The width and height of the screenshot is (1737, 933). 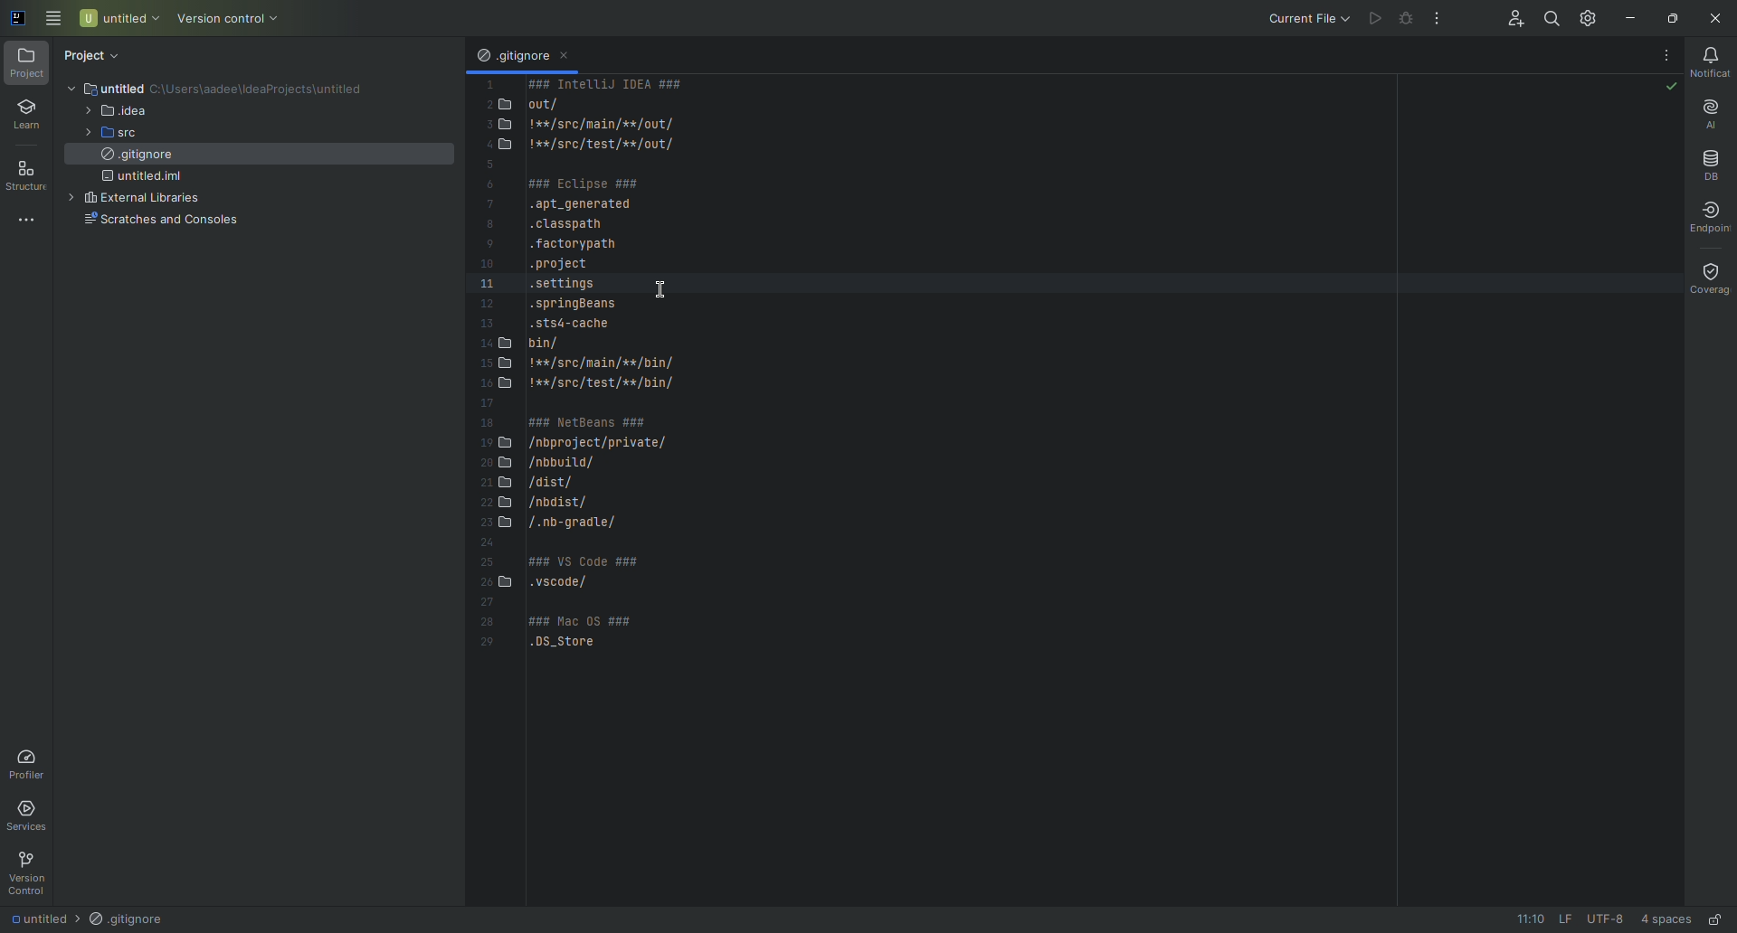 What do you see at coordinates (128, 919) in the screenshot?
I see `.gitgmore` at bounding box center [128, 919].